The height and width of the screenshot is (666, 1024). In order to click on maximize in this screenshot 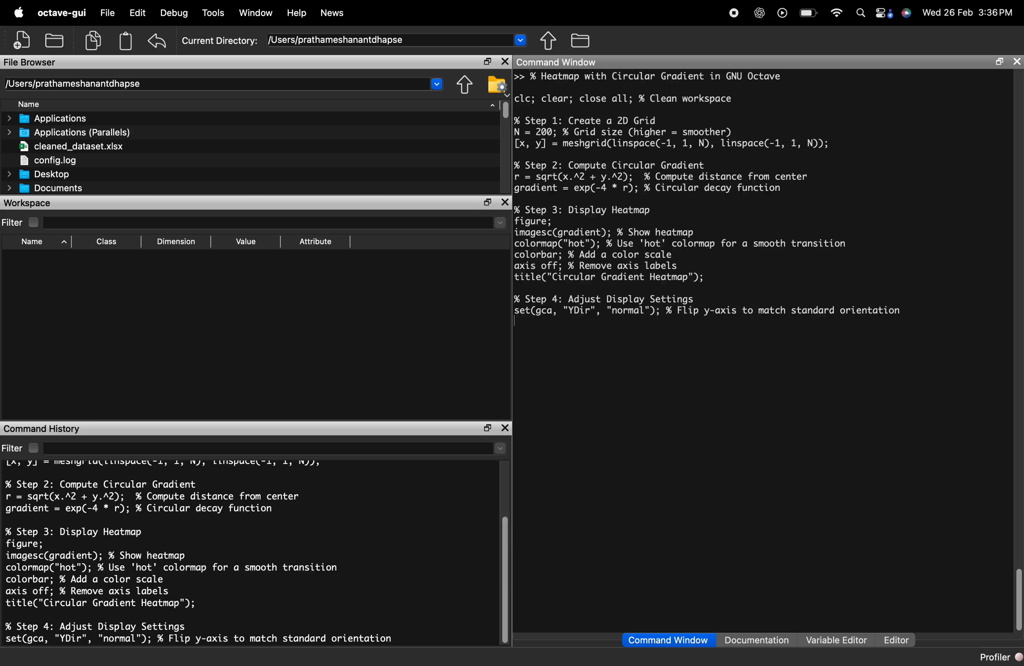, I will do `click(487, 428)`.